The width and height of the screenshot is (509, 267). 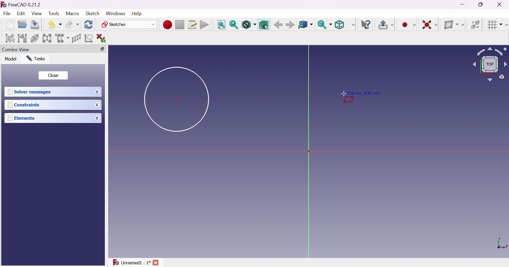 I want to click on Windows, so click(x=115, y=13).